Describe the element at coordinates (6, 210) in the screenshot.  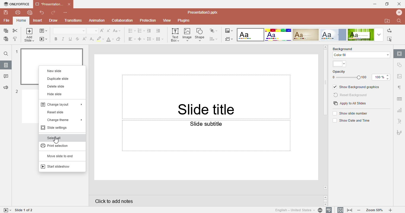
I see `Start slide show` at that location.